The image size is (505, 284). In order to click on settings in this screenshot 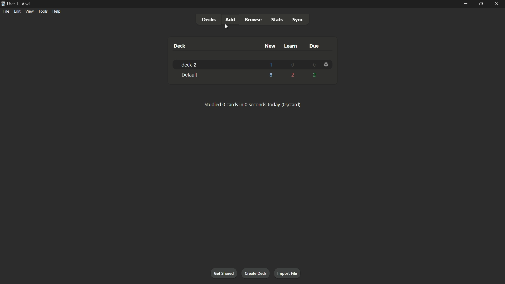, I will do `click(326, 64)`.